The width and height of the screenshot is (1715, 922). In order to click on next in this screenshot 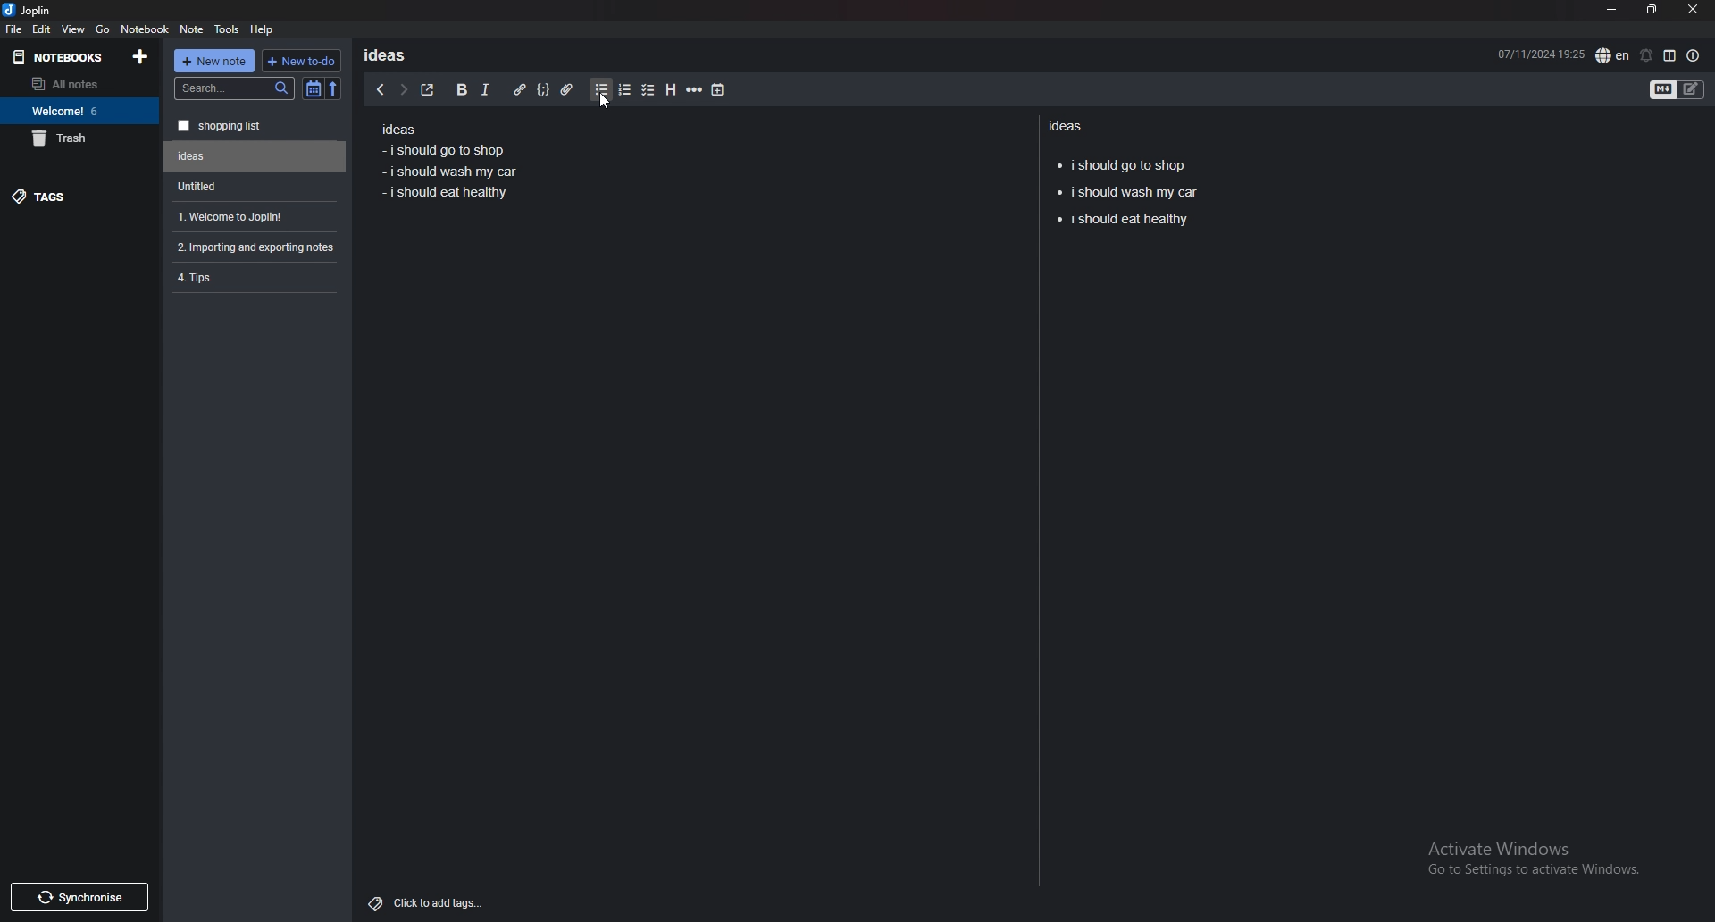, I will do `click(403, 89)`.